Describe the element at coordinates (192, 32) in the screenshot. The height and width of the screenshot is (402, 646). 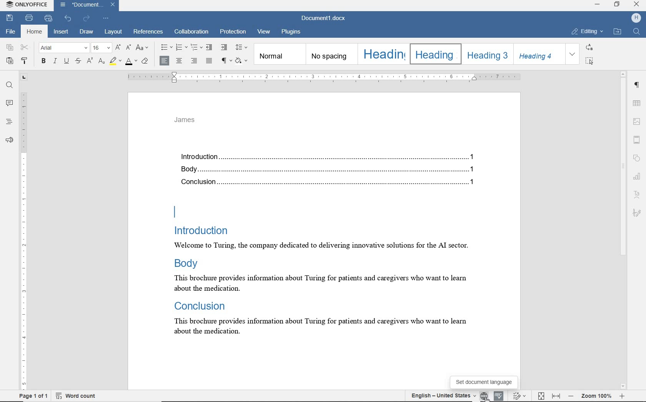
I see `collaboration` at that location.